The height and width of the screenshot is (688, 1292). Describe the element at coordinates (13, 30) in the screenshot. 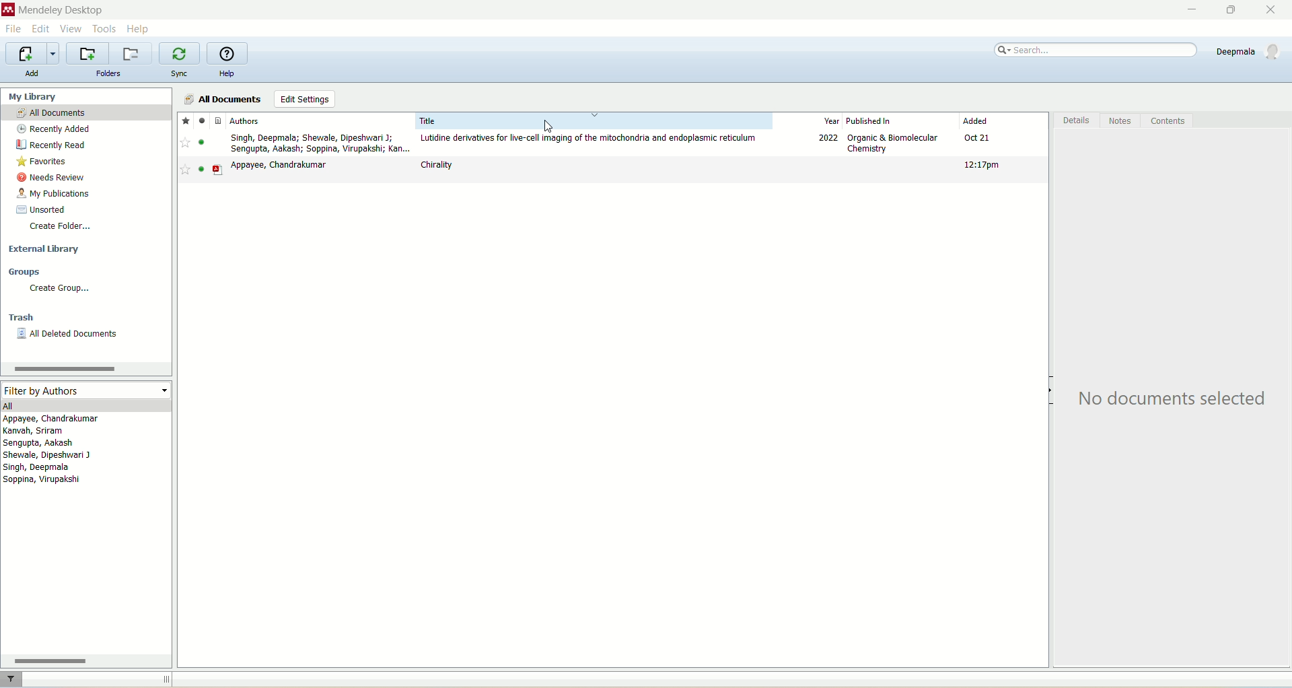

I see `file` at that location.